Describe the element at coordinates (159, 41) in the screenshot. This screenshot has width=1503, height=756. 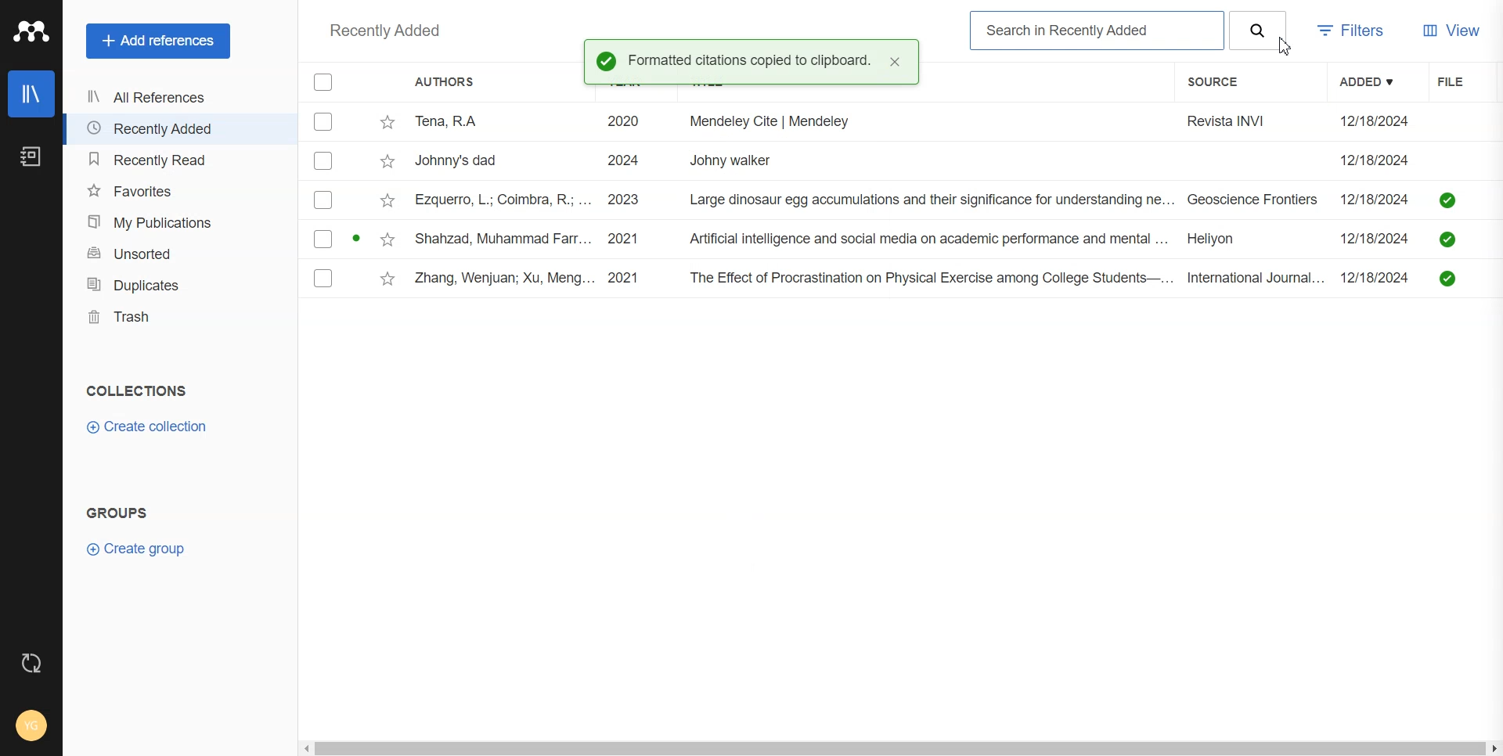
I see `Add References` at that location.